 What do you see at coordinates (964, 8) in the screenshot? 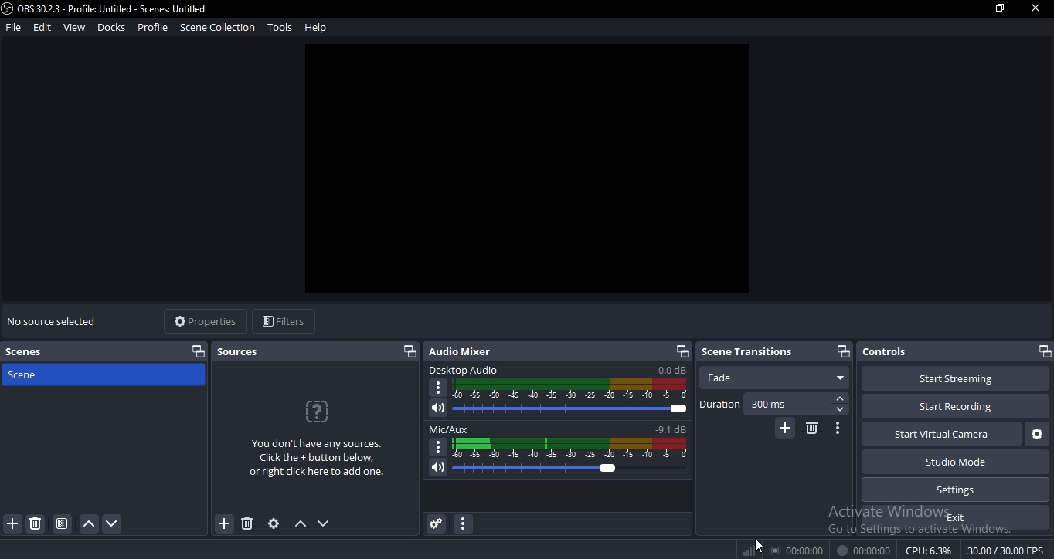
I see `minimize` at bounding box center [964, 8].